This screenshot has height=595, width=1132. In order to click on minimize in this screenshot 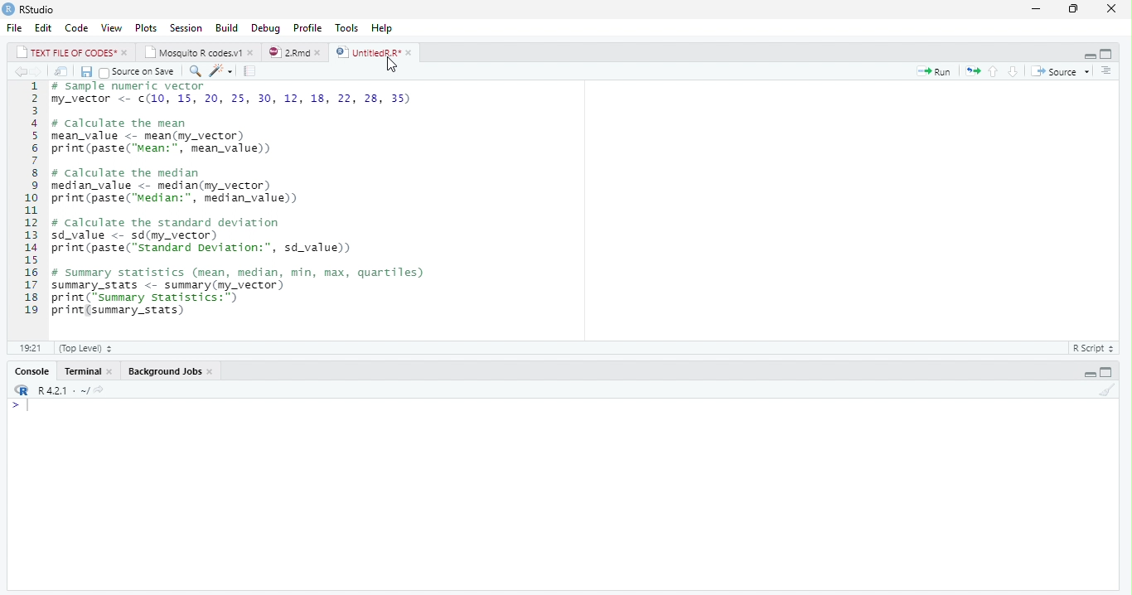, I will do `click(1089, 374)`.